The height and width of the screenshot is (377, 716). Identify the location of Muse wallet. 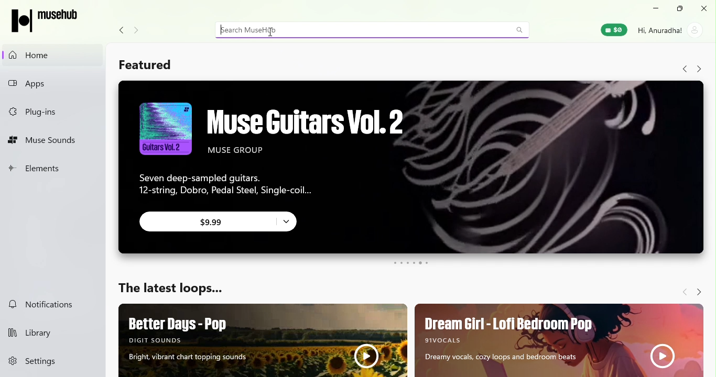
(613, 31).